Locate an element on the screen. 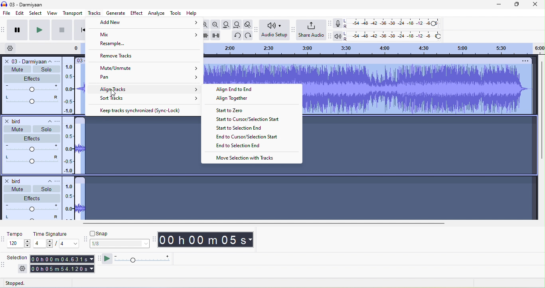 Image resolution: width=545 pixels, height=288 pixels. align together is located at coordinates (238, 100).